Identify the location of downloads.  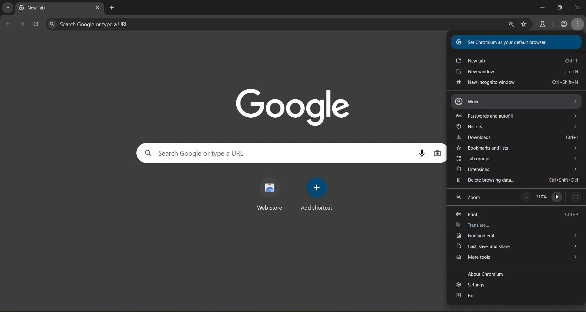
(519, 138).